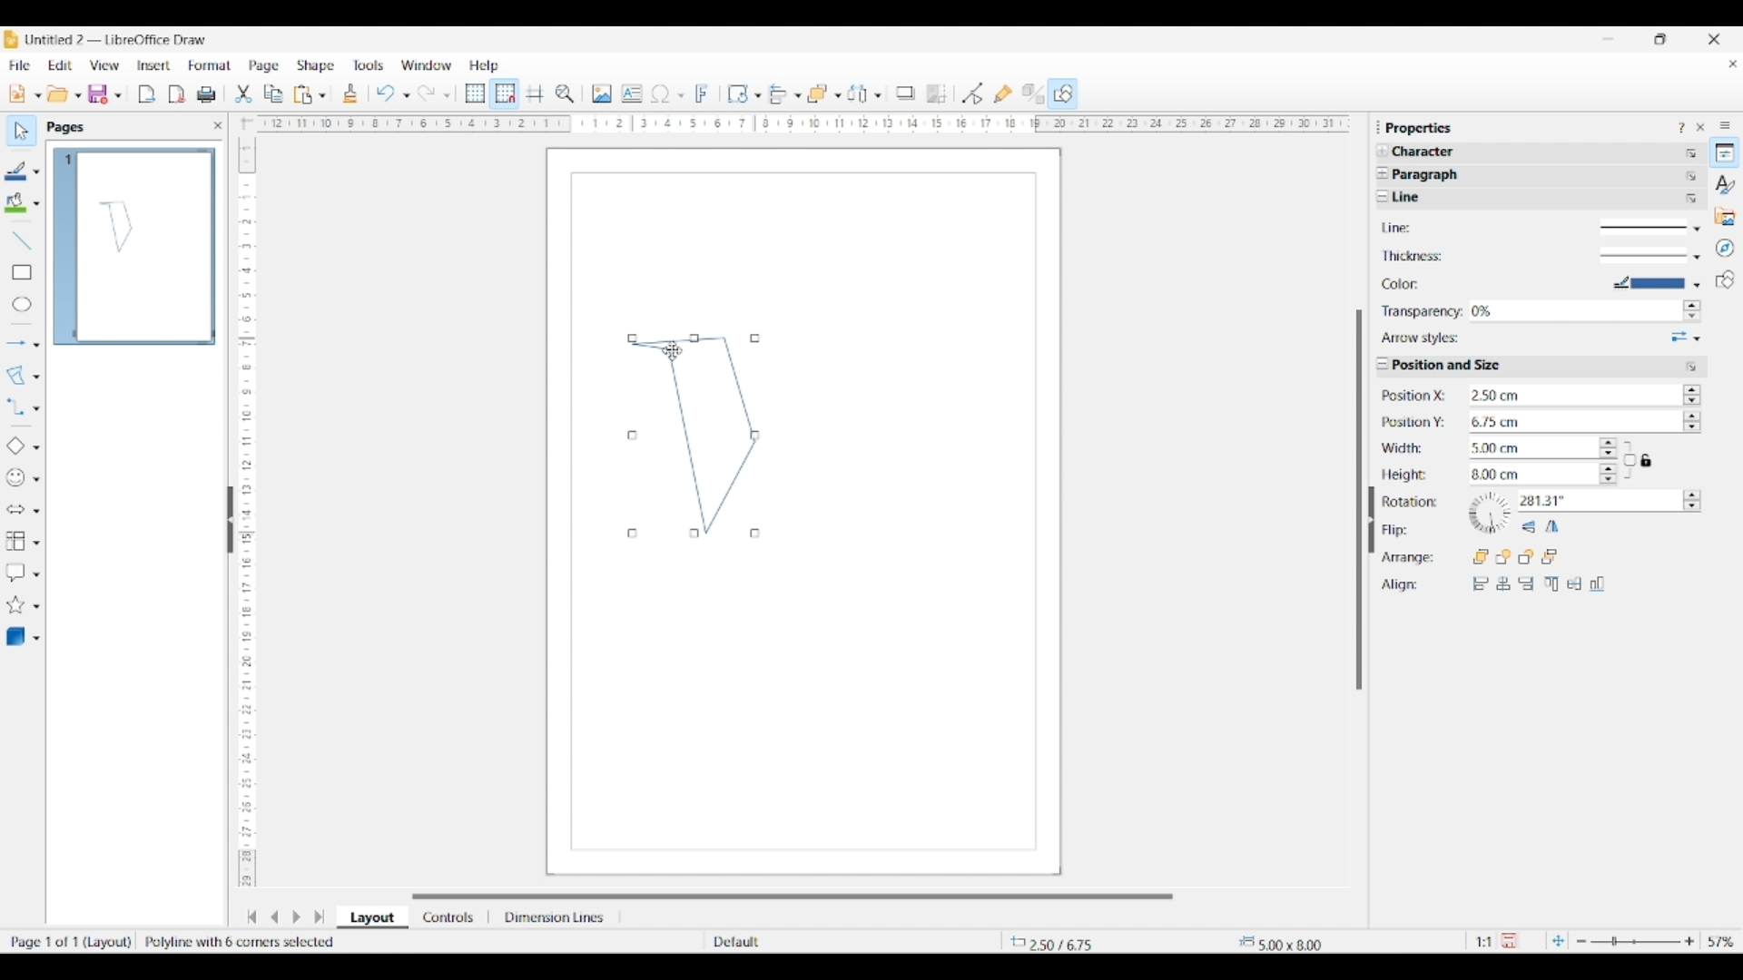 This screenshot has height=980, width=1743. What do you see at coordinates (244, 504) in the screenshot?
I see `Vertical ruler` at bounding box center [244, 504].